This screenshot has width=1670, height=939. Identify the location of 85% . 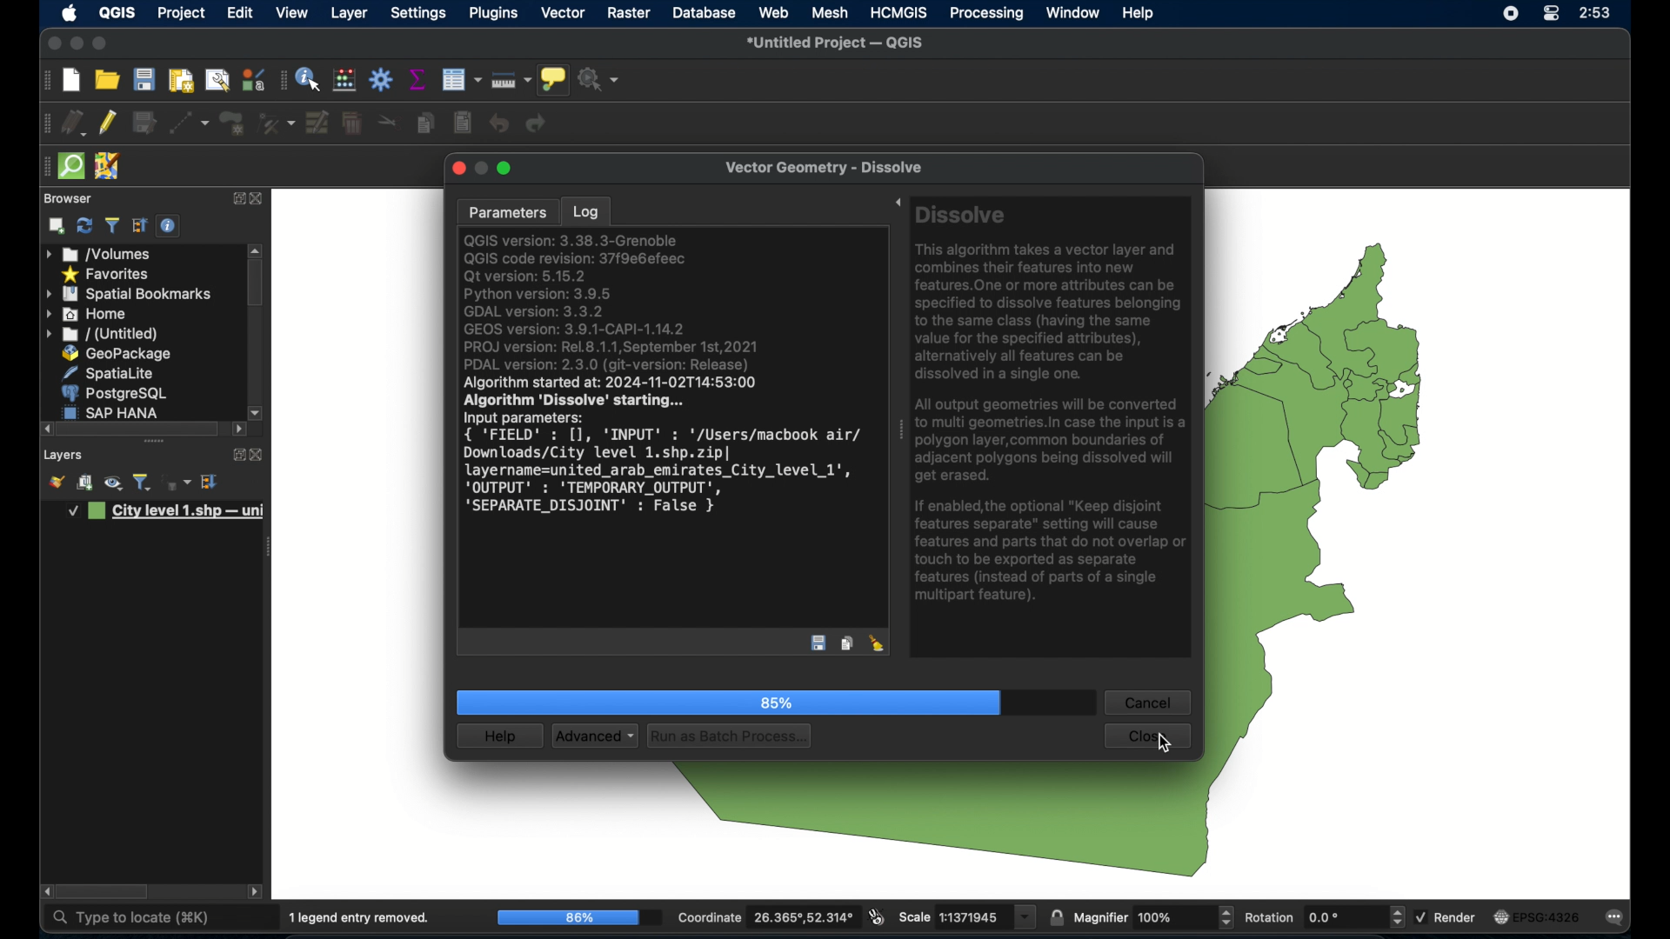
(731, 703).